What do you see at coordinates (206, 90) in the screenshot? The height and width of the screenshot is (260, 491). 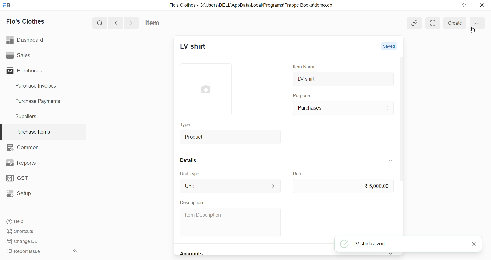 I see `image` at bounding box center [206, 90].